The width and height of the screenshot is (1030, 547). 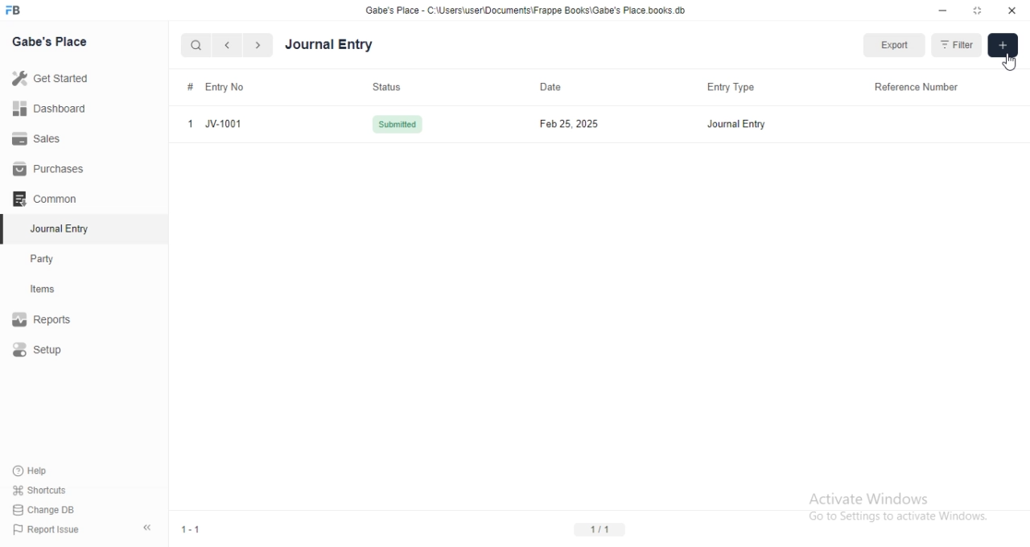 What do you see at coordinates (739, 124) in the screenshot?
I see `Journal Entry` at bounding box center [739, 124].